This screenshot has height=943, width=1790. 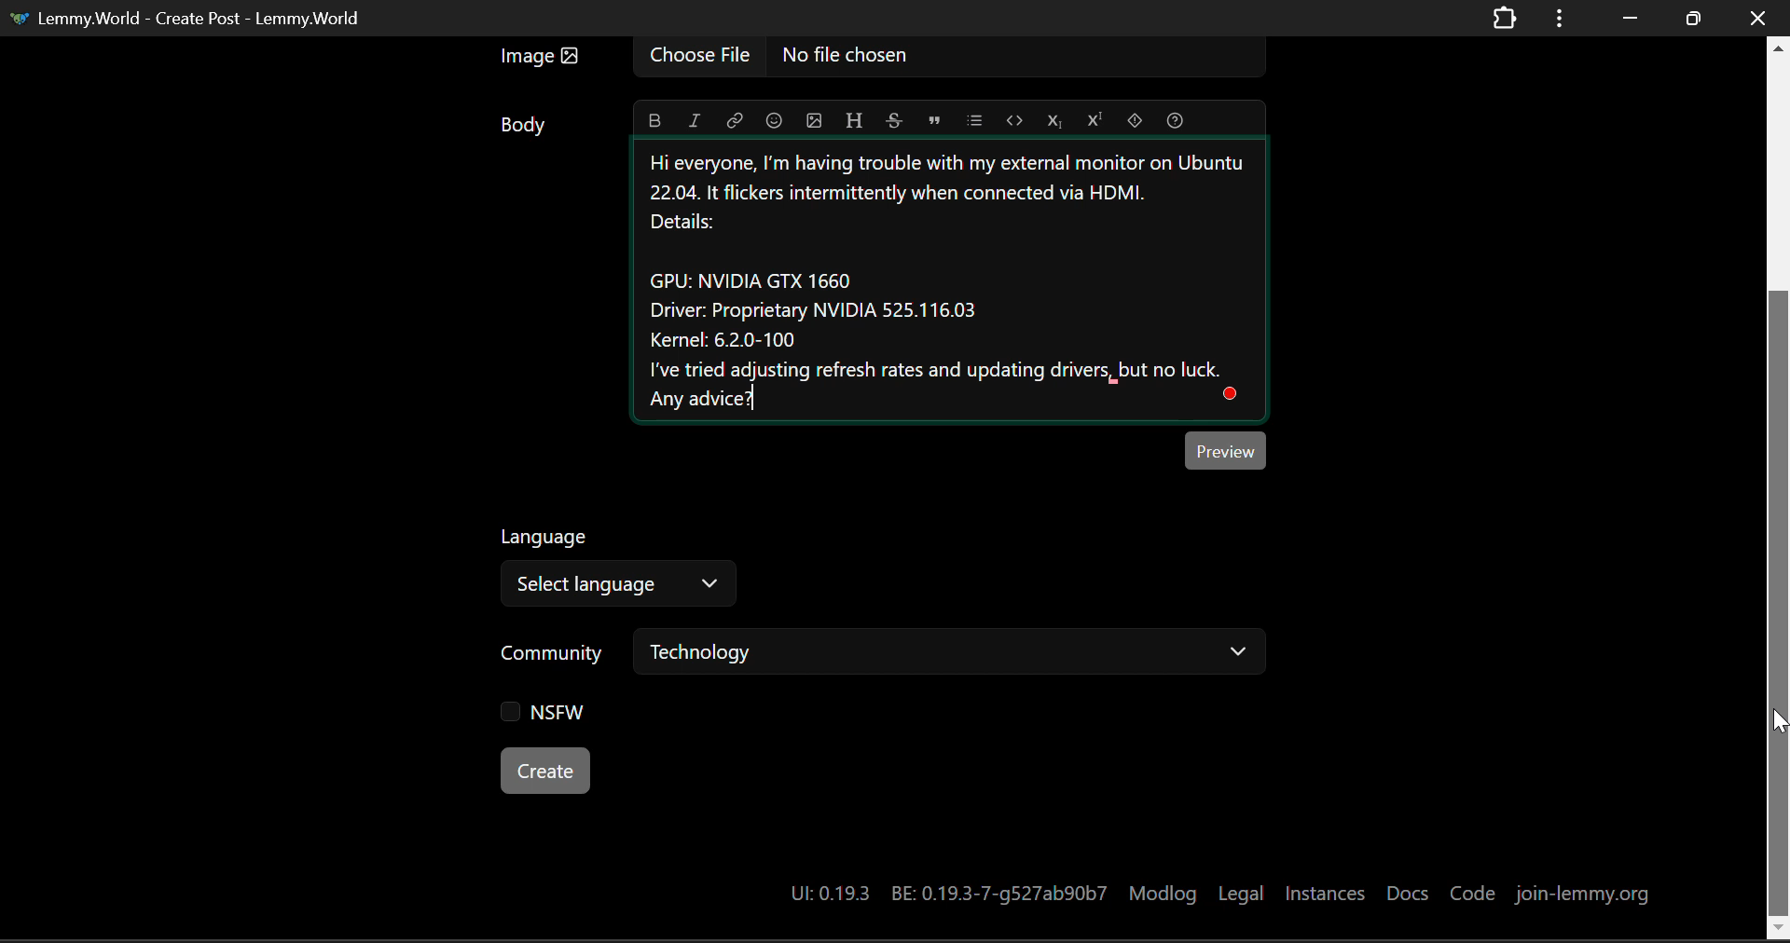 I want to click on Modlog, so click(x=1164, y=891).